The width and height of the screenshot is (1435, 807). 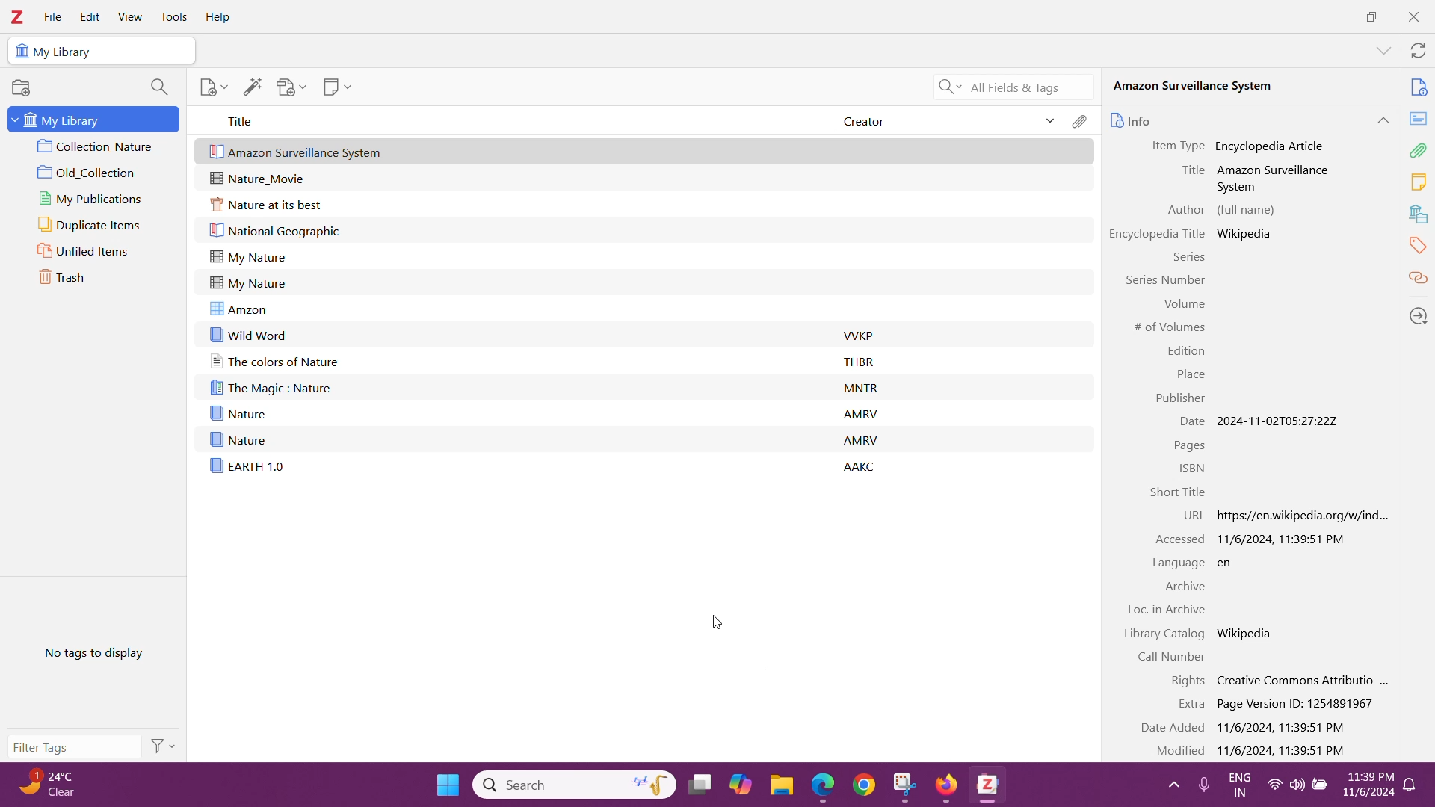 I want to click on Edition, so click(x=1184, y=352).